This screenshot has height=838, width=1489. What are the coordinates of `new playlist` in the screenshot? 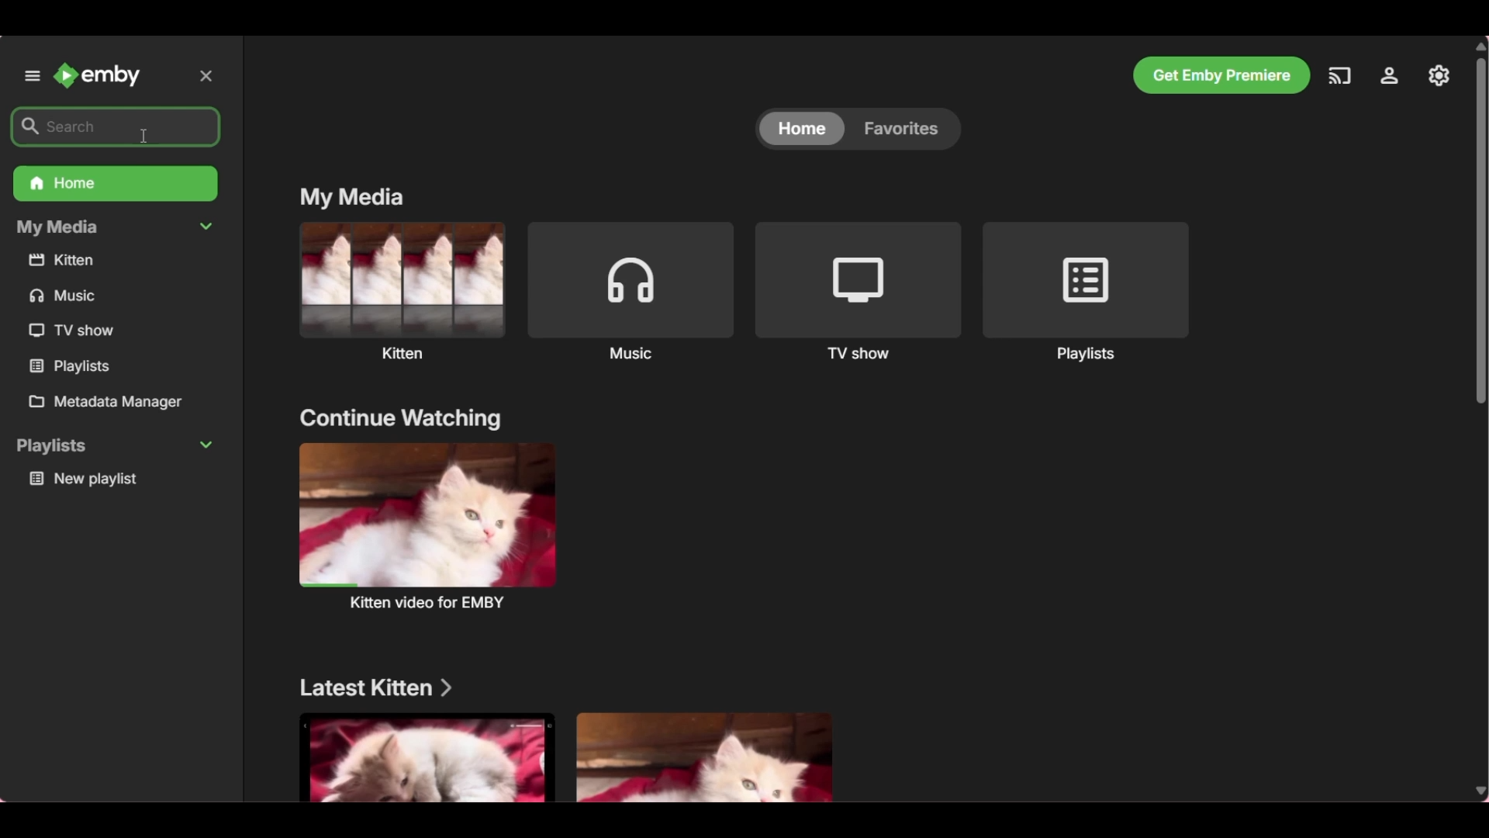 It's located at (118, 480).